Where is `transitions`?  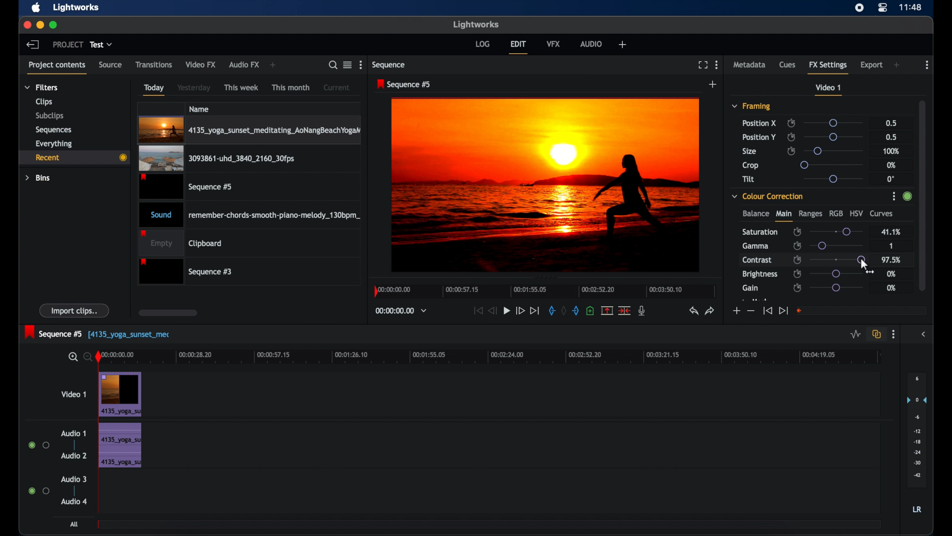
transitions is located at coordinates (154, 64).